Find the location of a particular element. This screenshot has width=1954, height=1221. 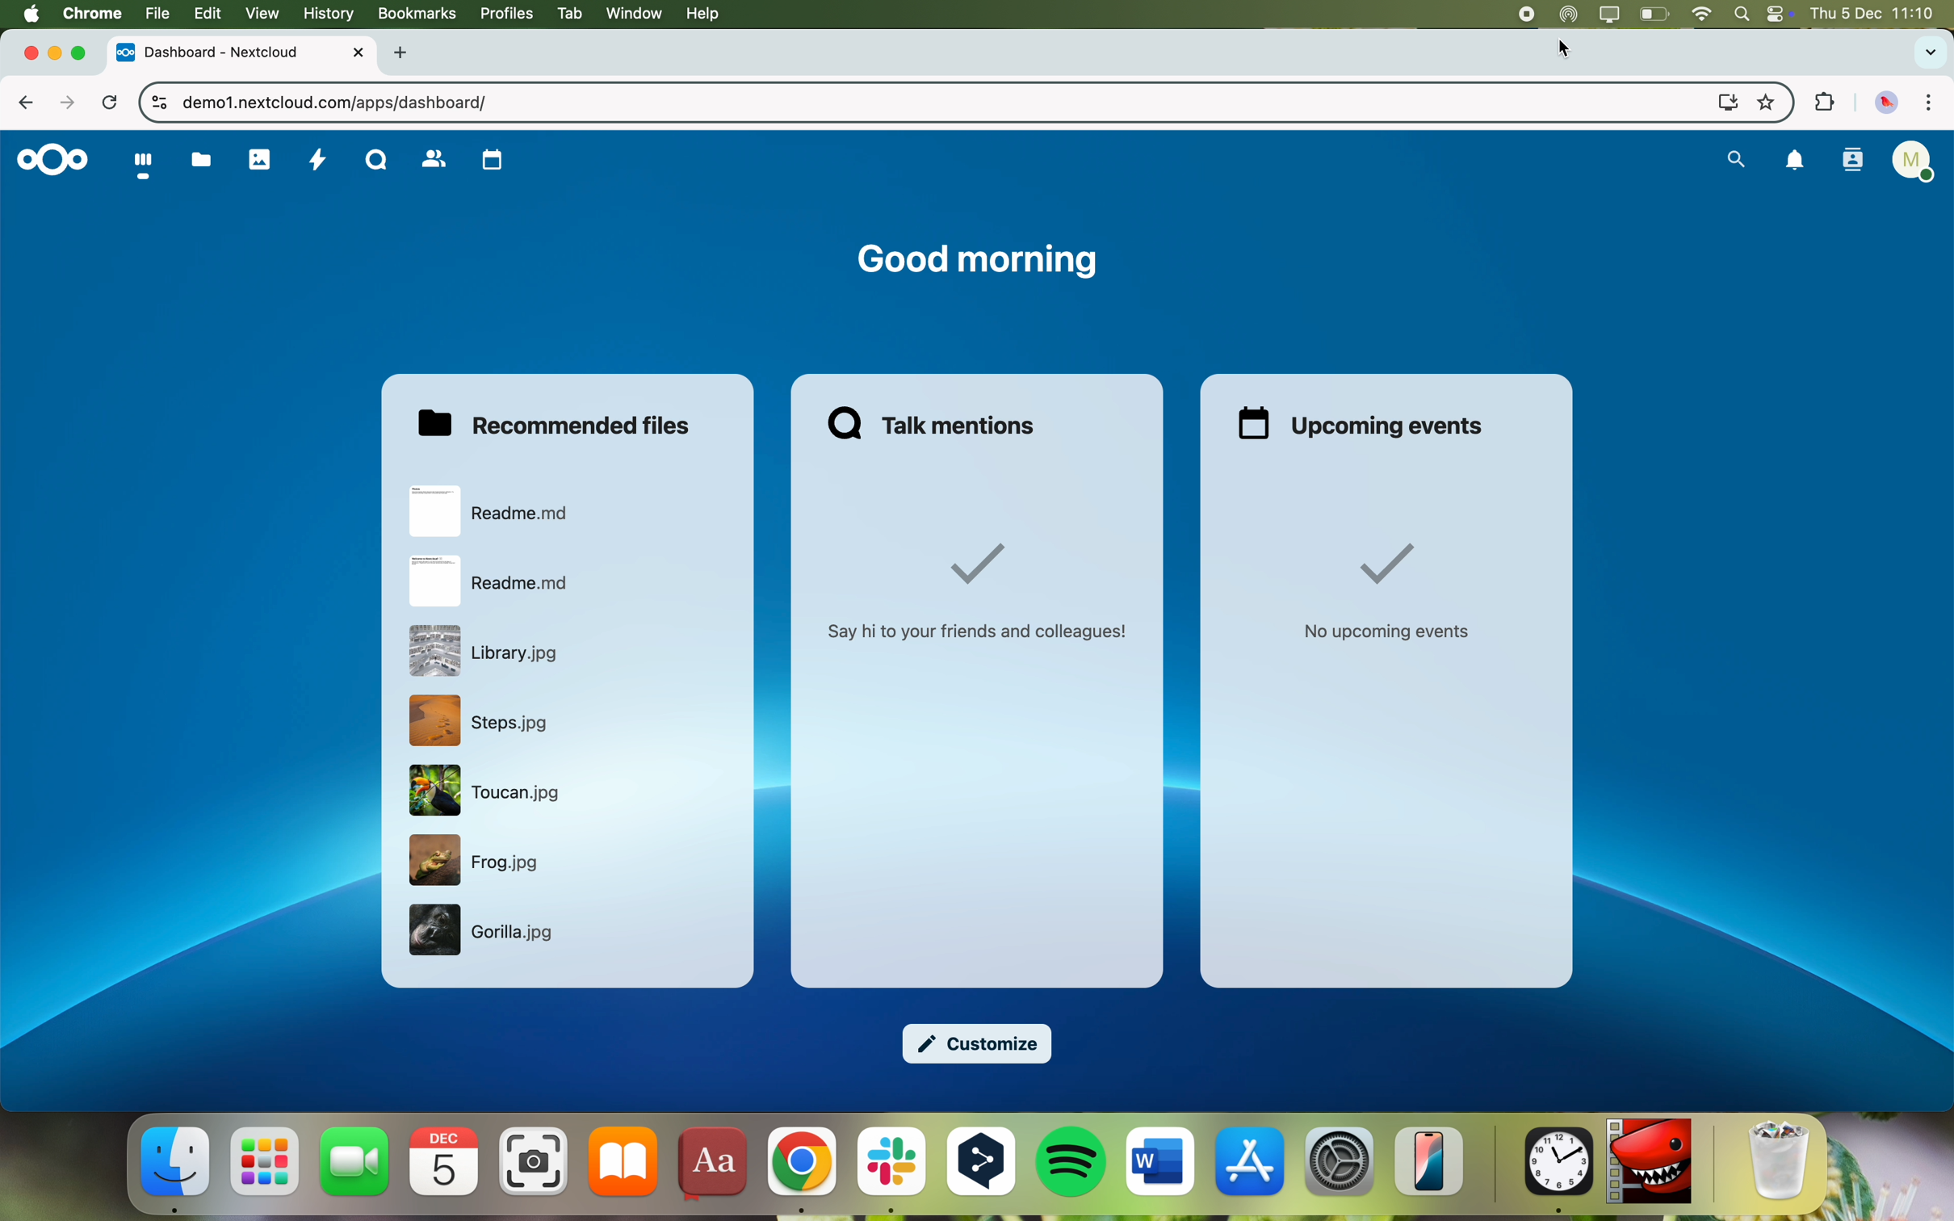

bookmarks is located at coordinates (415, 14).